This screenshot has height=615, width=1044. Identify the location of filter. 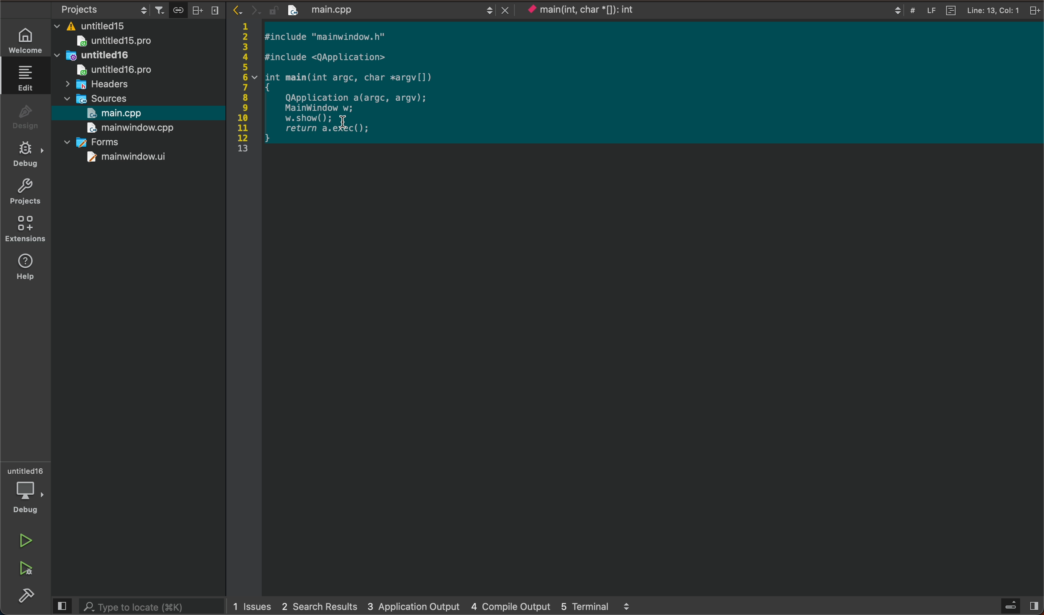
(160, 10).